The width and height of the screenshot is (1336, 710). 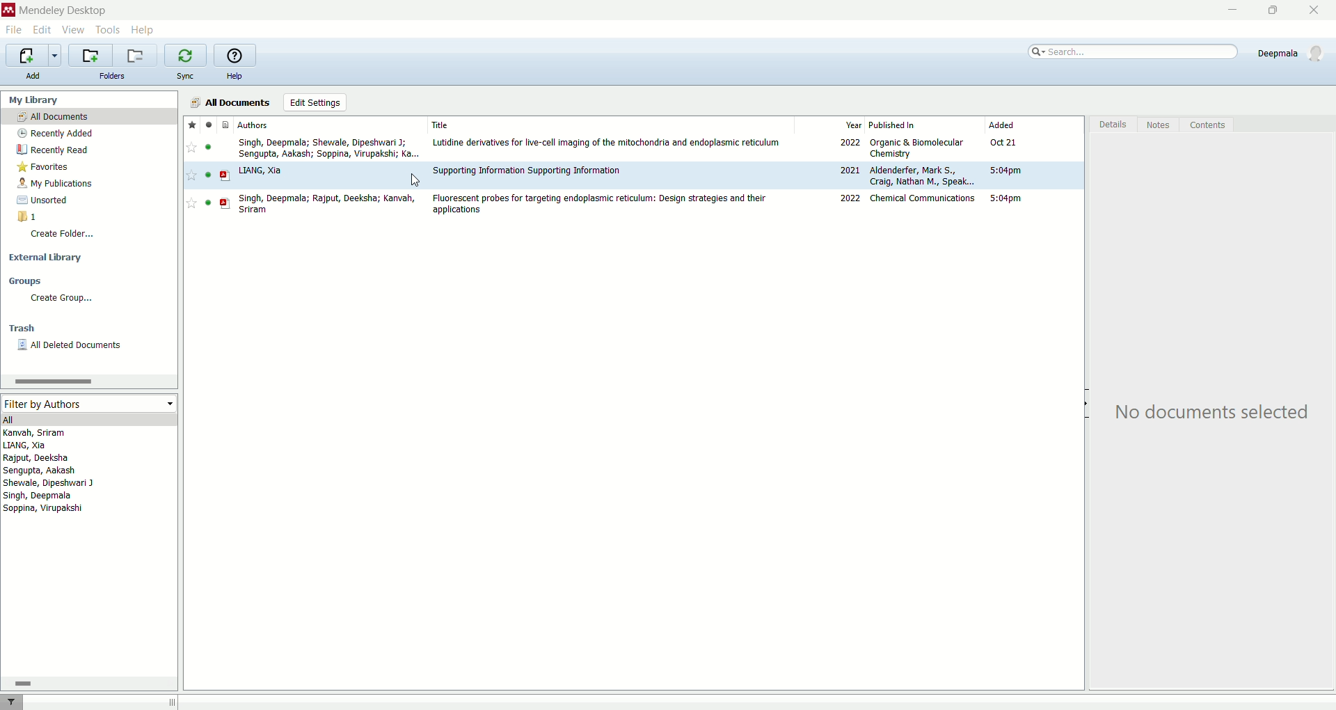 What do you see at coordinates (90, 116) in the screenshot?
I see `all documents` at bounding box center [90, 116].